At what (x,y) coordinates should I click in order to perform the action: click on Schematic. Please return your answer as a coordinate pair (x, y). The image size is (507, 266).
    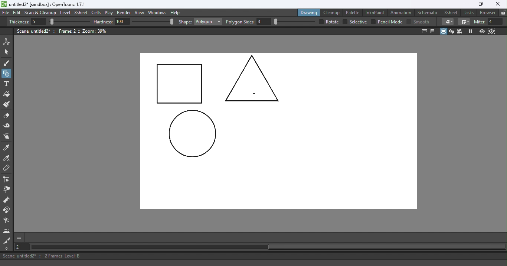
    Looking at the image, I should click on (428, 13).